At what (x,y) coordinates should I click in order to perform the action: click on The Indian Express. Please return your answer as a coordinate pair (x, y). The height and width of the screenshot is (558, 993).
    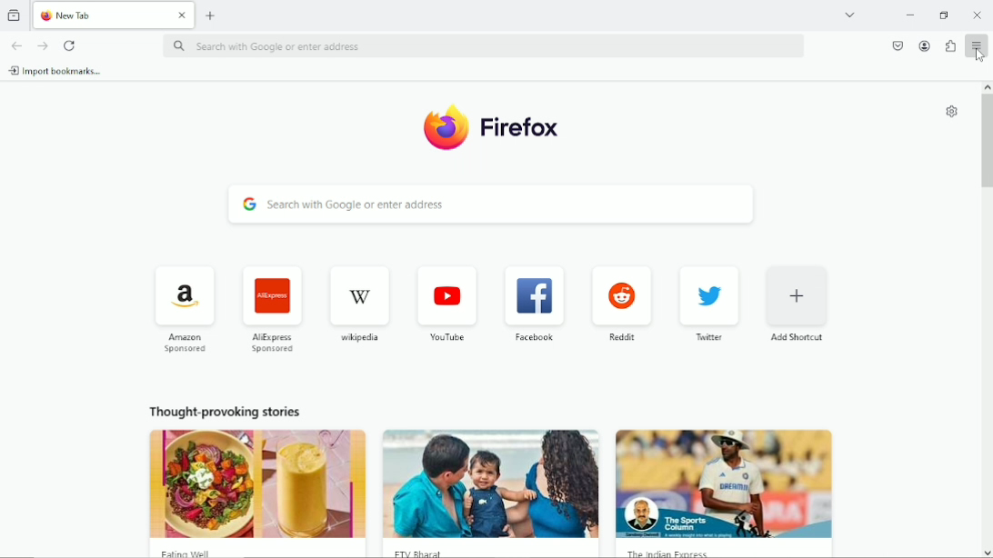
    Looking at the image, I should click on (724, 551).